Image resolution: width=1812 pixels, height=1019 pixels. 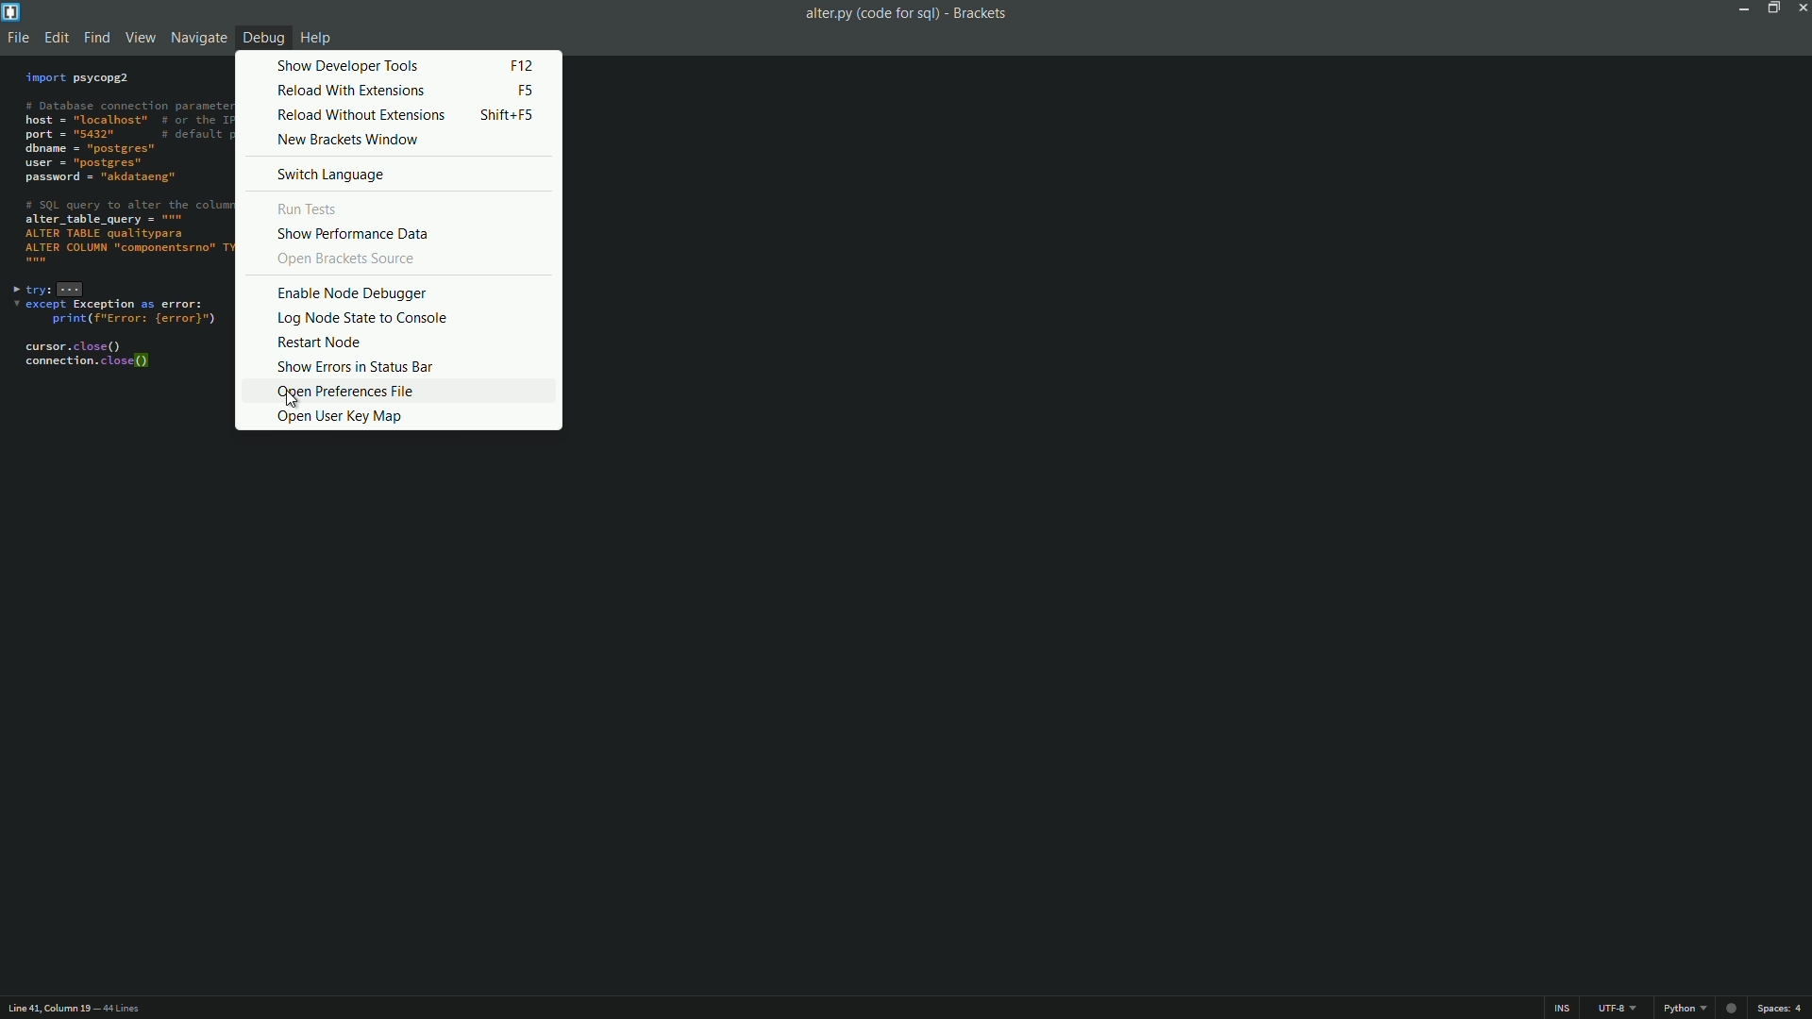 I want to click on New bracket window, so click(x=394, y=140).